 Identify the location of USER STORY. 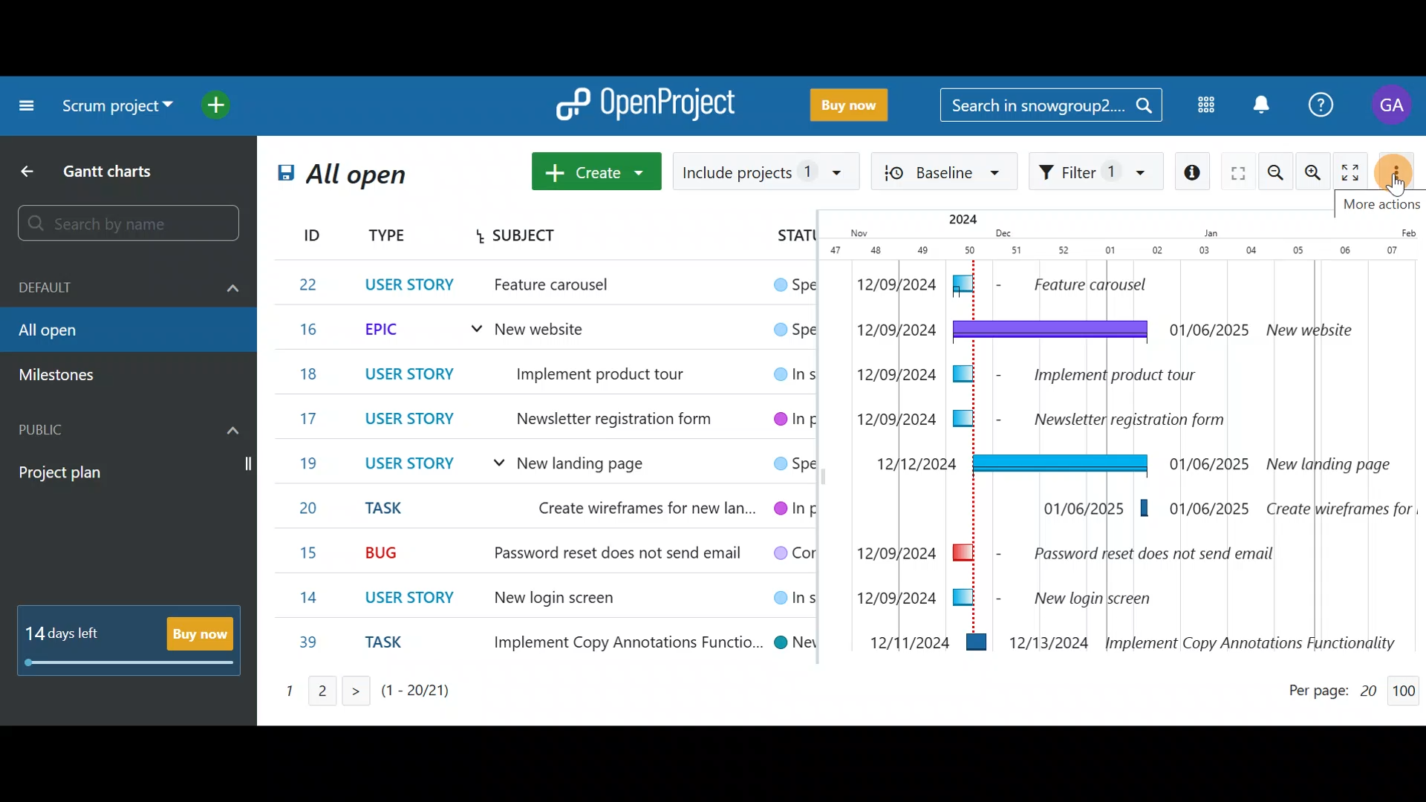
(414, 423).